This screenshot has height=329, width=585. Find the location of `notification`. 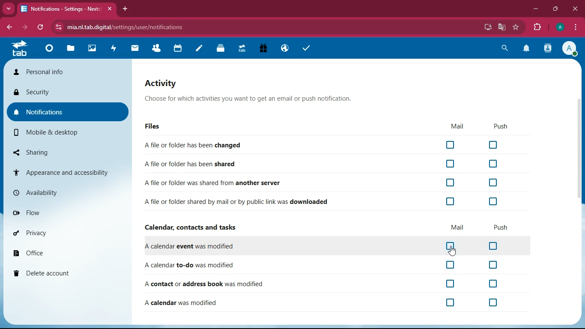

notification is located at coordinates (527, 49).